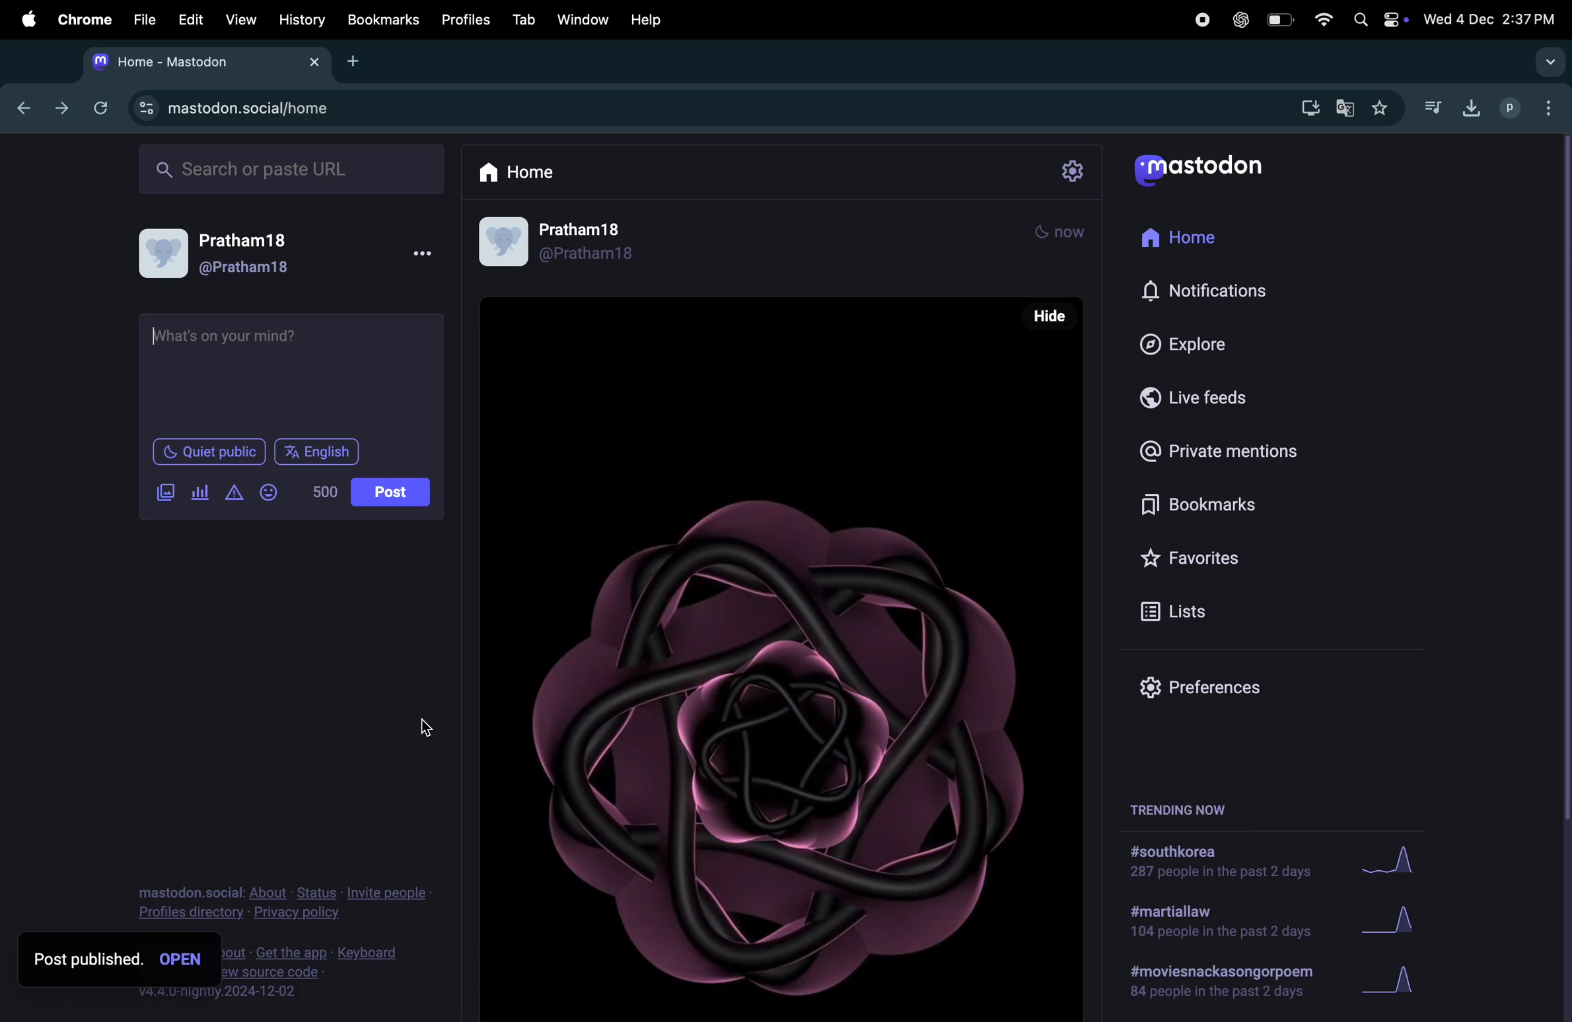 The height and width of the screenshot is (1022, 1572). Describe the element at coordinates (1346, 109) in the screenshot. I see `translates` at that location.